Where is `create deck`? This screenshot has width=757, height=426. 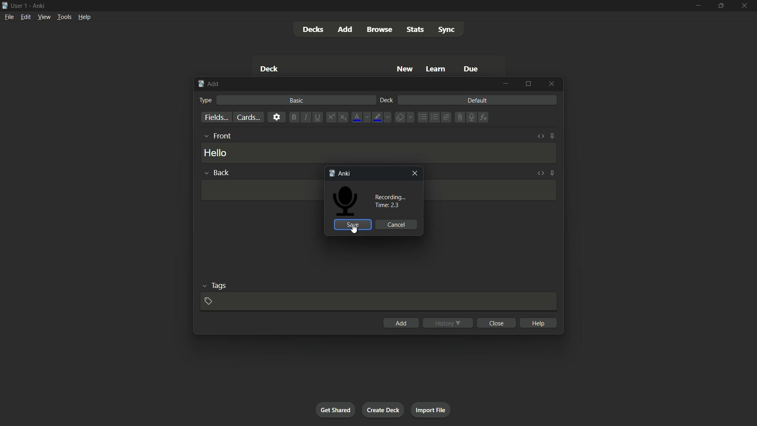
create deck is located at coordinates (384, 409).